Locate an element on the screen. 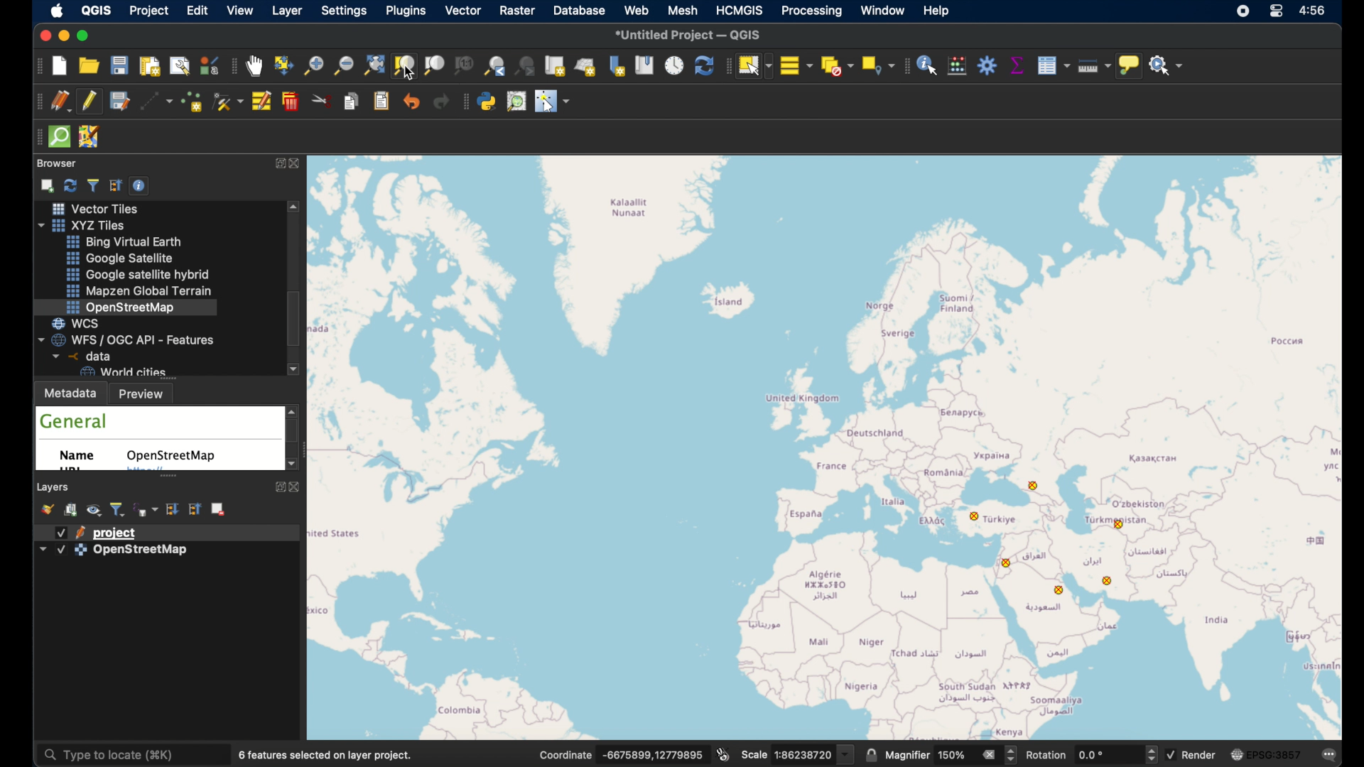  control center is located at coordinates (1278, 13).